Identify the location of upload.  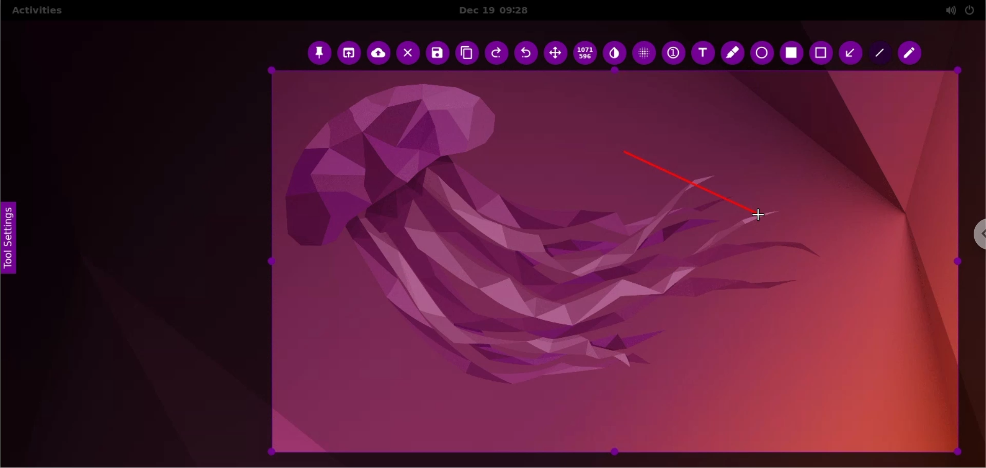
(380, 53).